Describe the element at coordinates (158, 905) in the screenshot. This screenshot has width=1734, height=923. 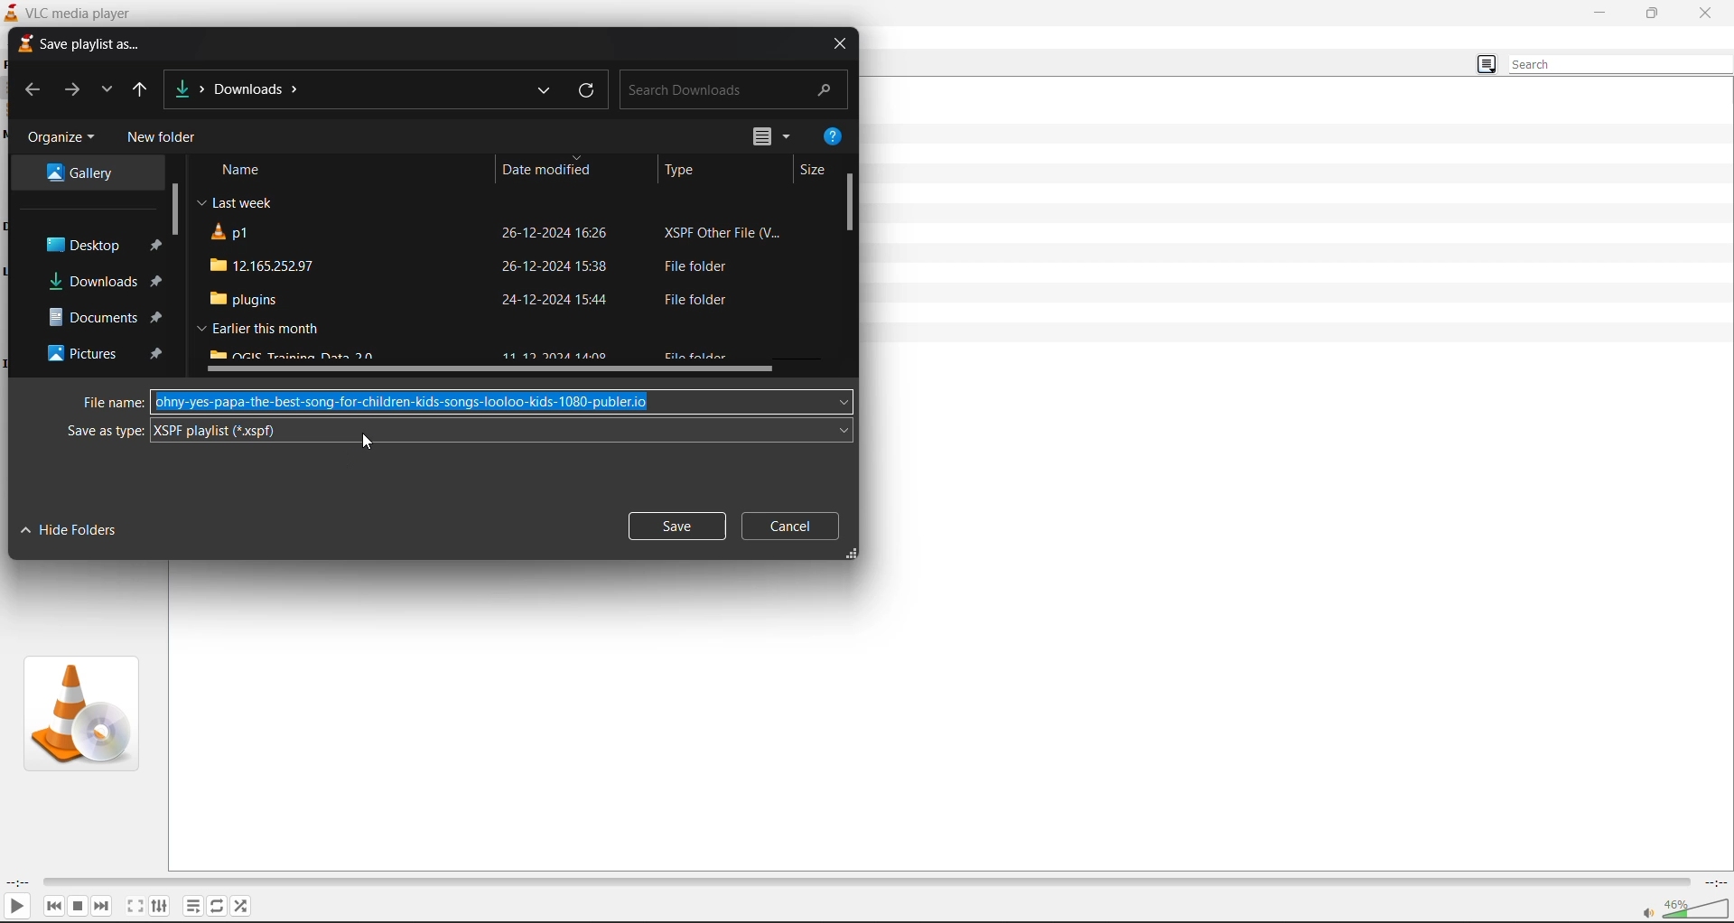
I see `settings` at that location.